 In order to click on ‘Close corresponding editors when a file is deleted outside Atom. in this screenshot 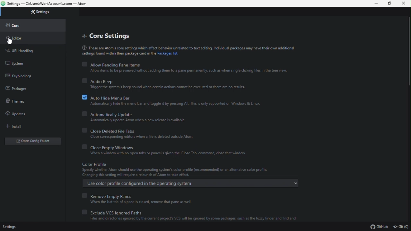, I will do `click(147, 137)`.